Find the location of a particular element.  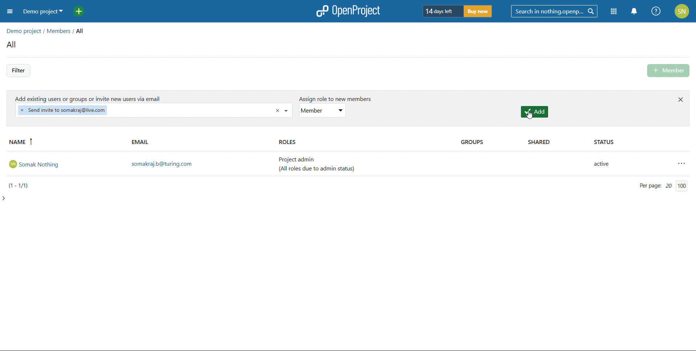

open project is located at coordinates (348, 11).